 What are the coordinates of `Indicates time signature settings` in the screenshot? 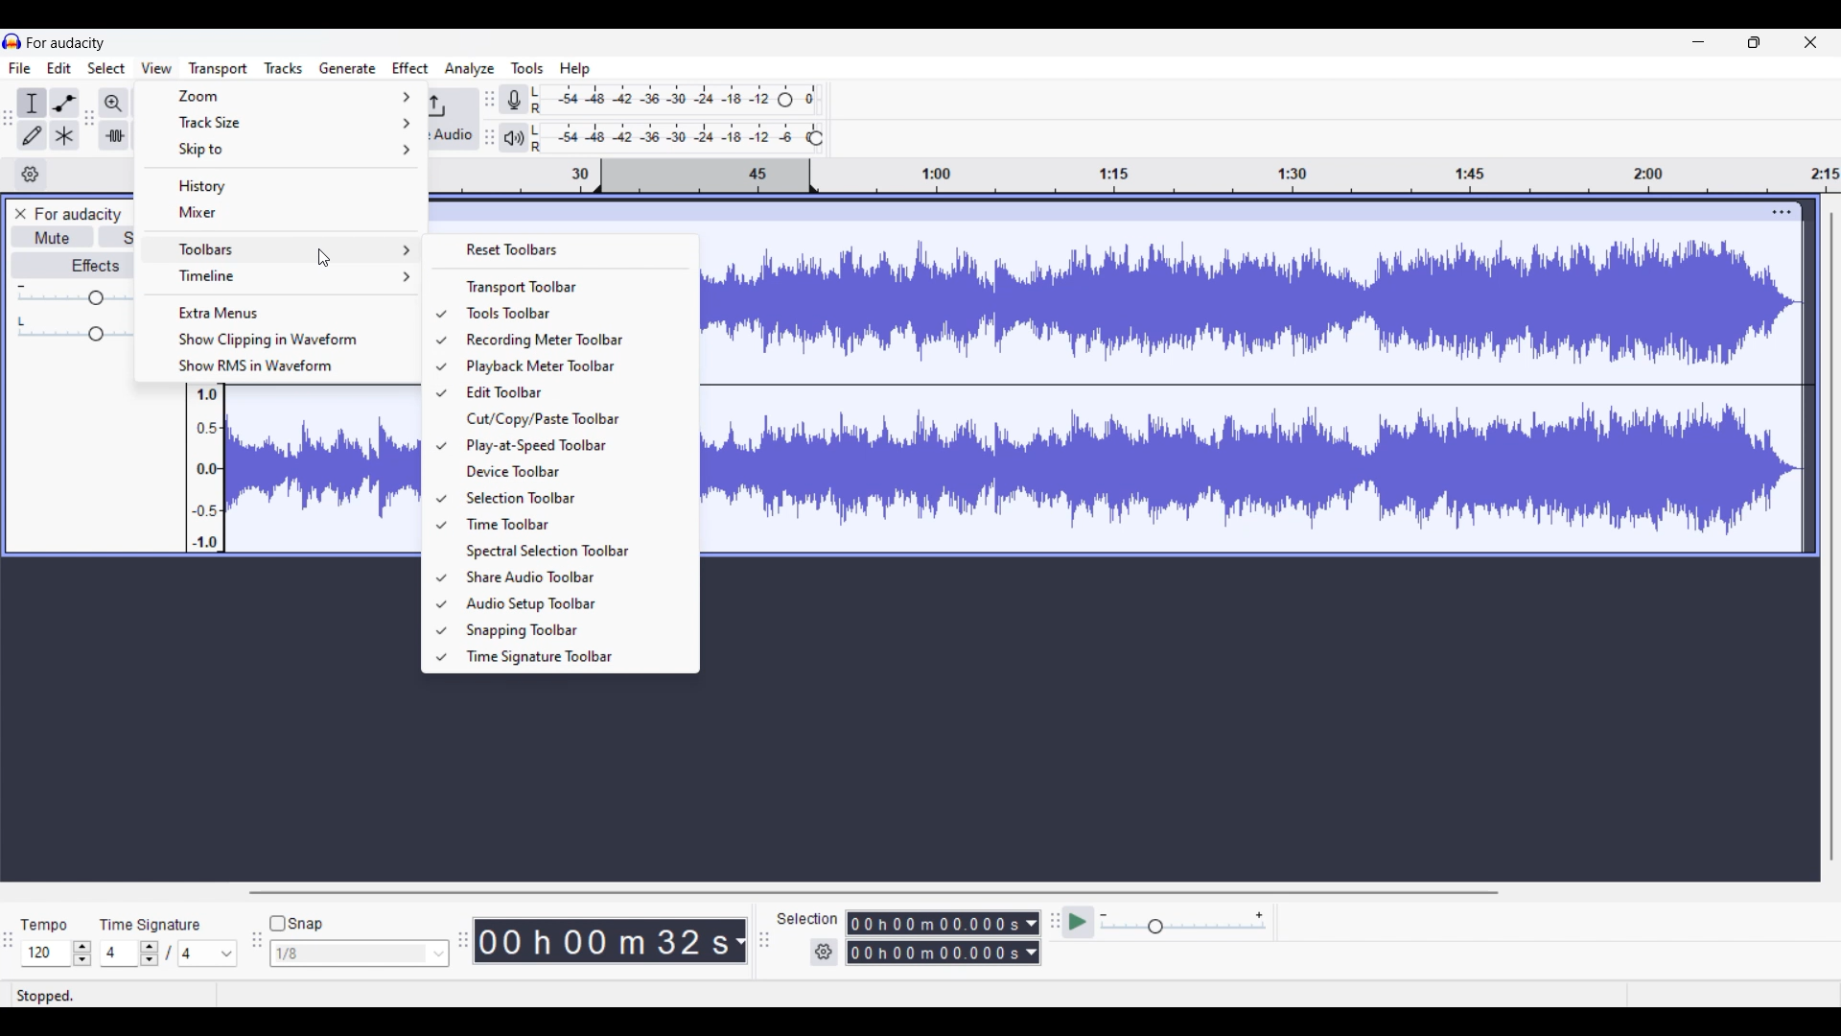 It's located at (151, 925).